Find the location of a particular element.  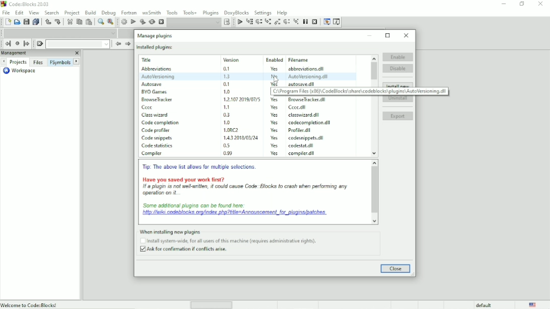

version  is located at coordinates (238, 137).